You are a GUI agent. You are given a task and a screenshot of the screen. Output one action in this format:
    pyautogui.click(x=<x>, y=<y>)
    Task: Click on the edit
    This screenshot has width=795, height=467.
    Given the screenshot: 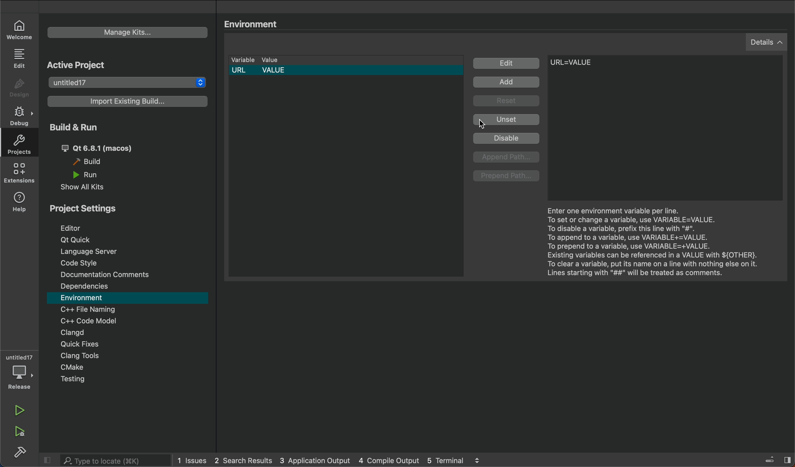 What is the action you would take?
    pyautogui.click(x=21, y=58)
    